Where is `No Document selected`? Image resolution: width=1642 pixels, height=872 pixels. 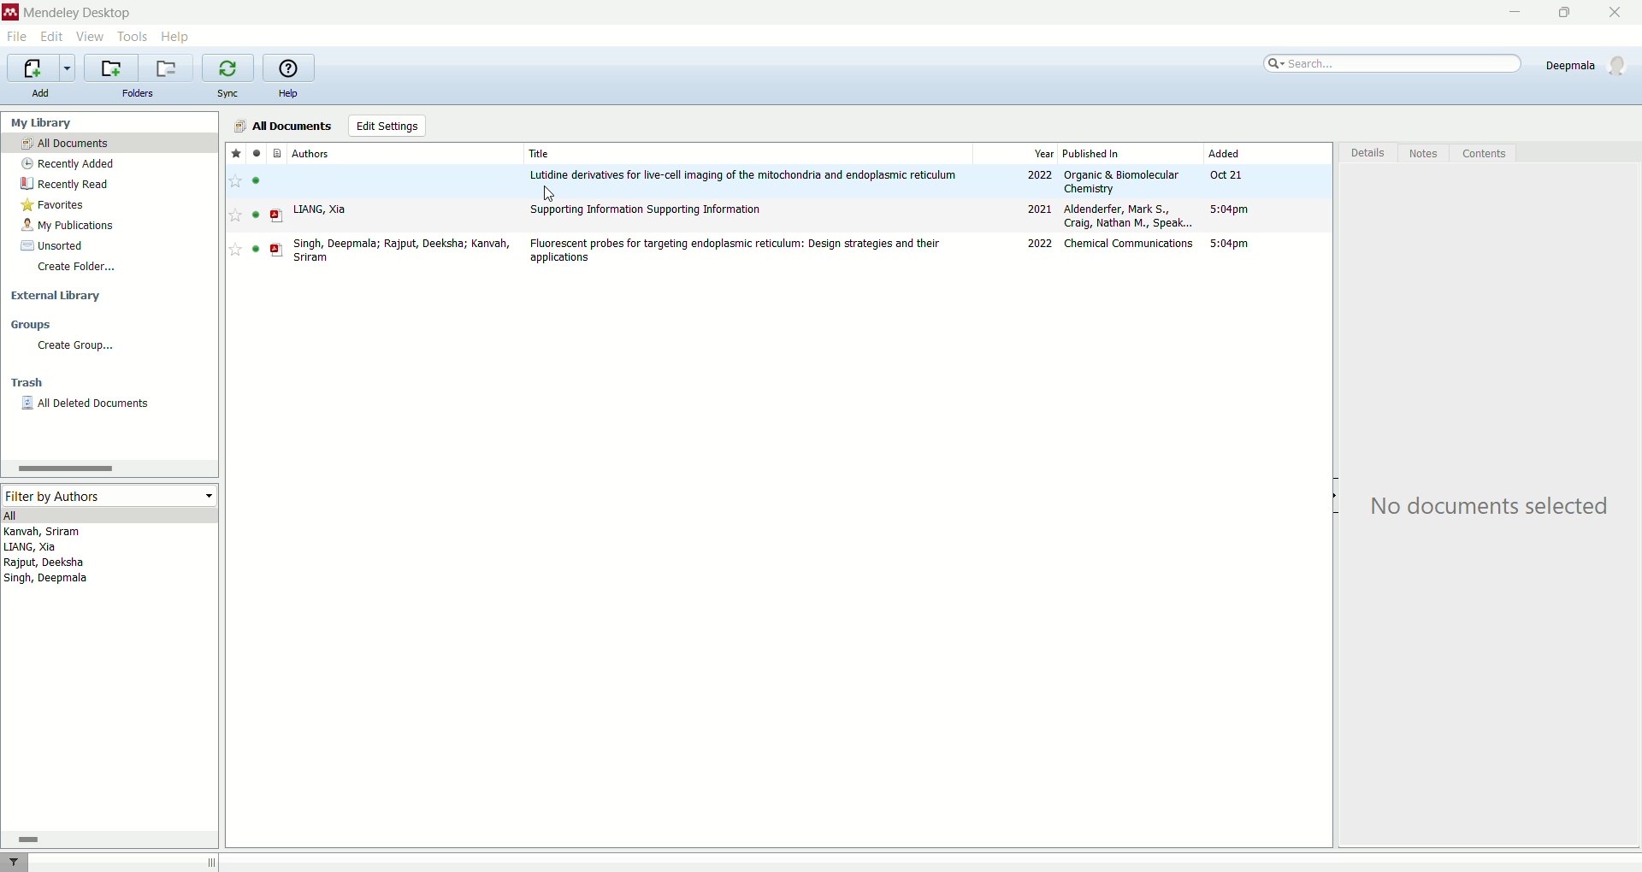 No Document selected is located at coordinates (1494, 509).